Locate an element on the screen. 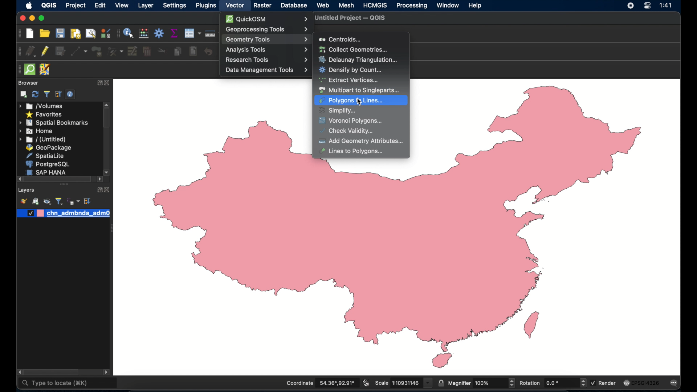 The image size is (697, 392). scrol lleft arrow is located at coordinates (99, 180).